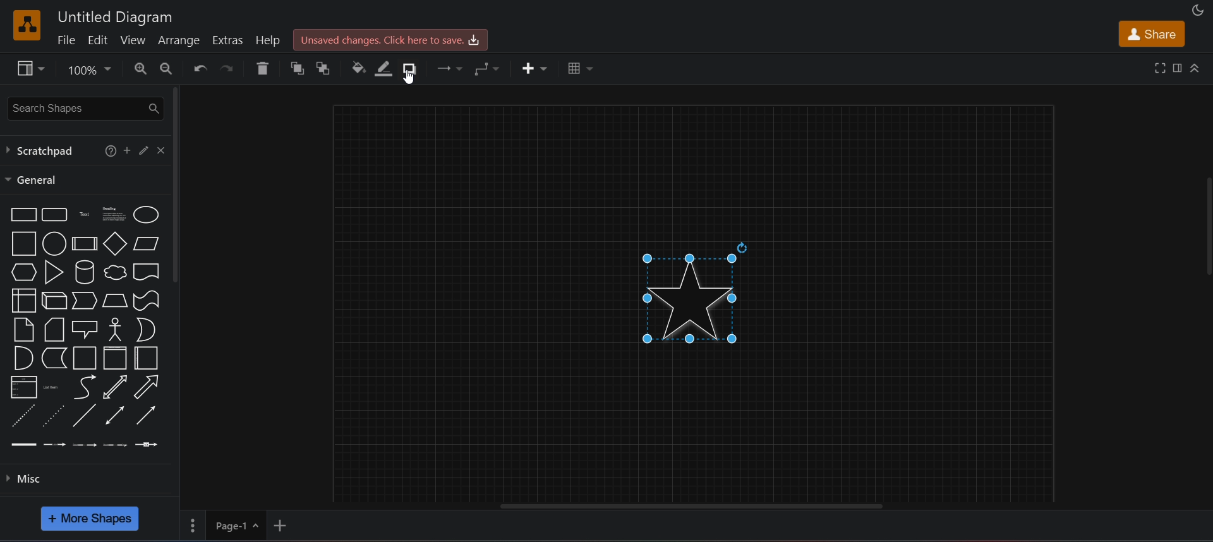  What do you see at coordinates (81, 107) in the screenshot?
I see `search shapes` at bounding box center [81, 107].